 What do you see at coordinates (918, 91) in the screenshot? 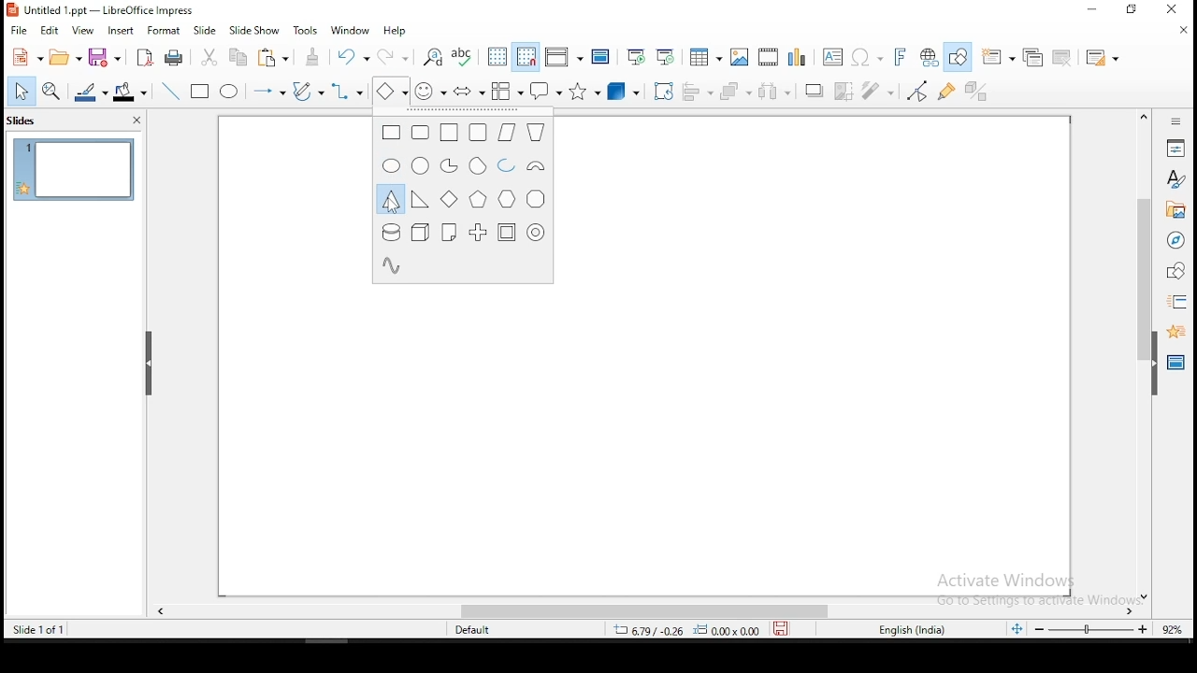
I see `toggle point edit mode` at bounding box center [918, 91].